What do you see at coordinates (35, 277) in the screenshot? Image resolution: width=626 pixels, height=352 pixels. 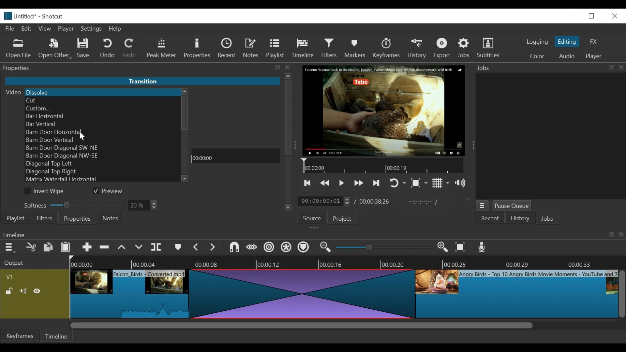 I see `Video track` at bounding box center [35, 277].